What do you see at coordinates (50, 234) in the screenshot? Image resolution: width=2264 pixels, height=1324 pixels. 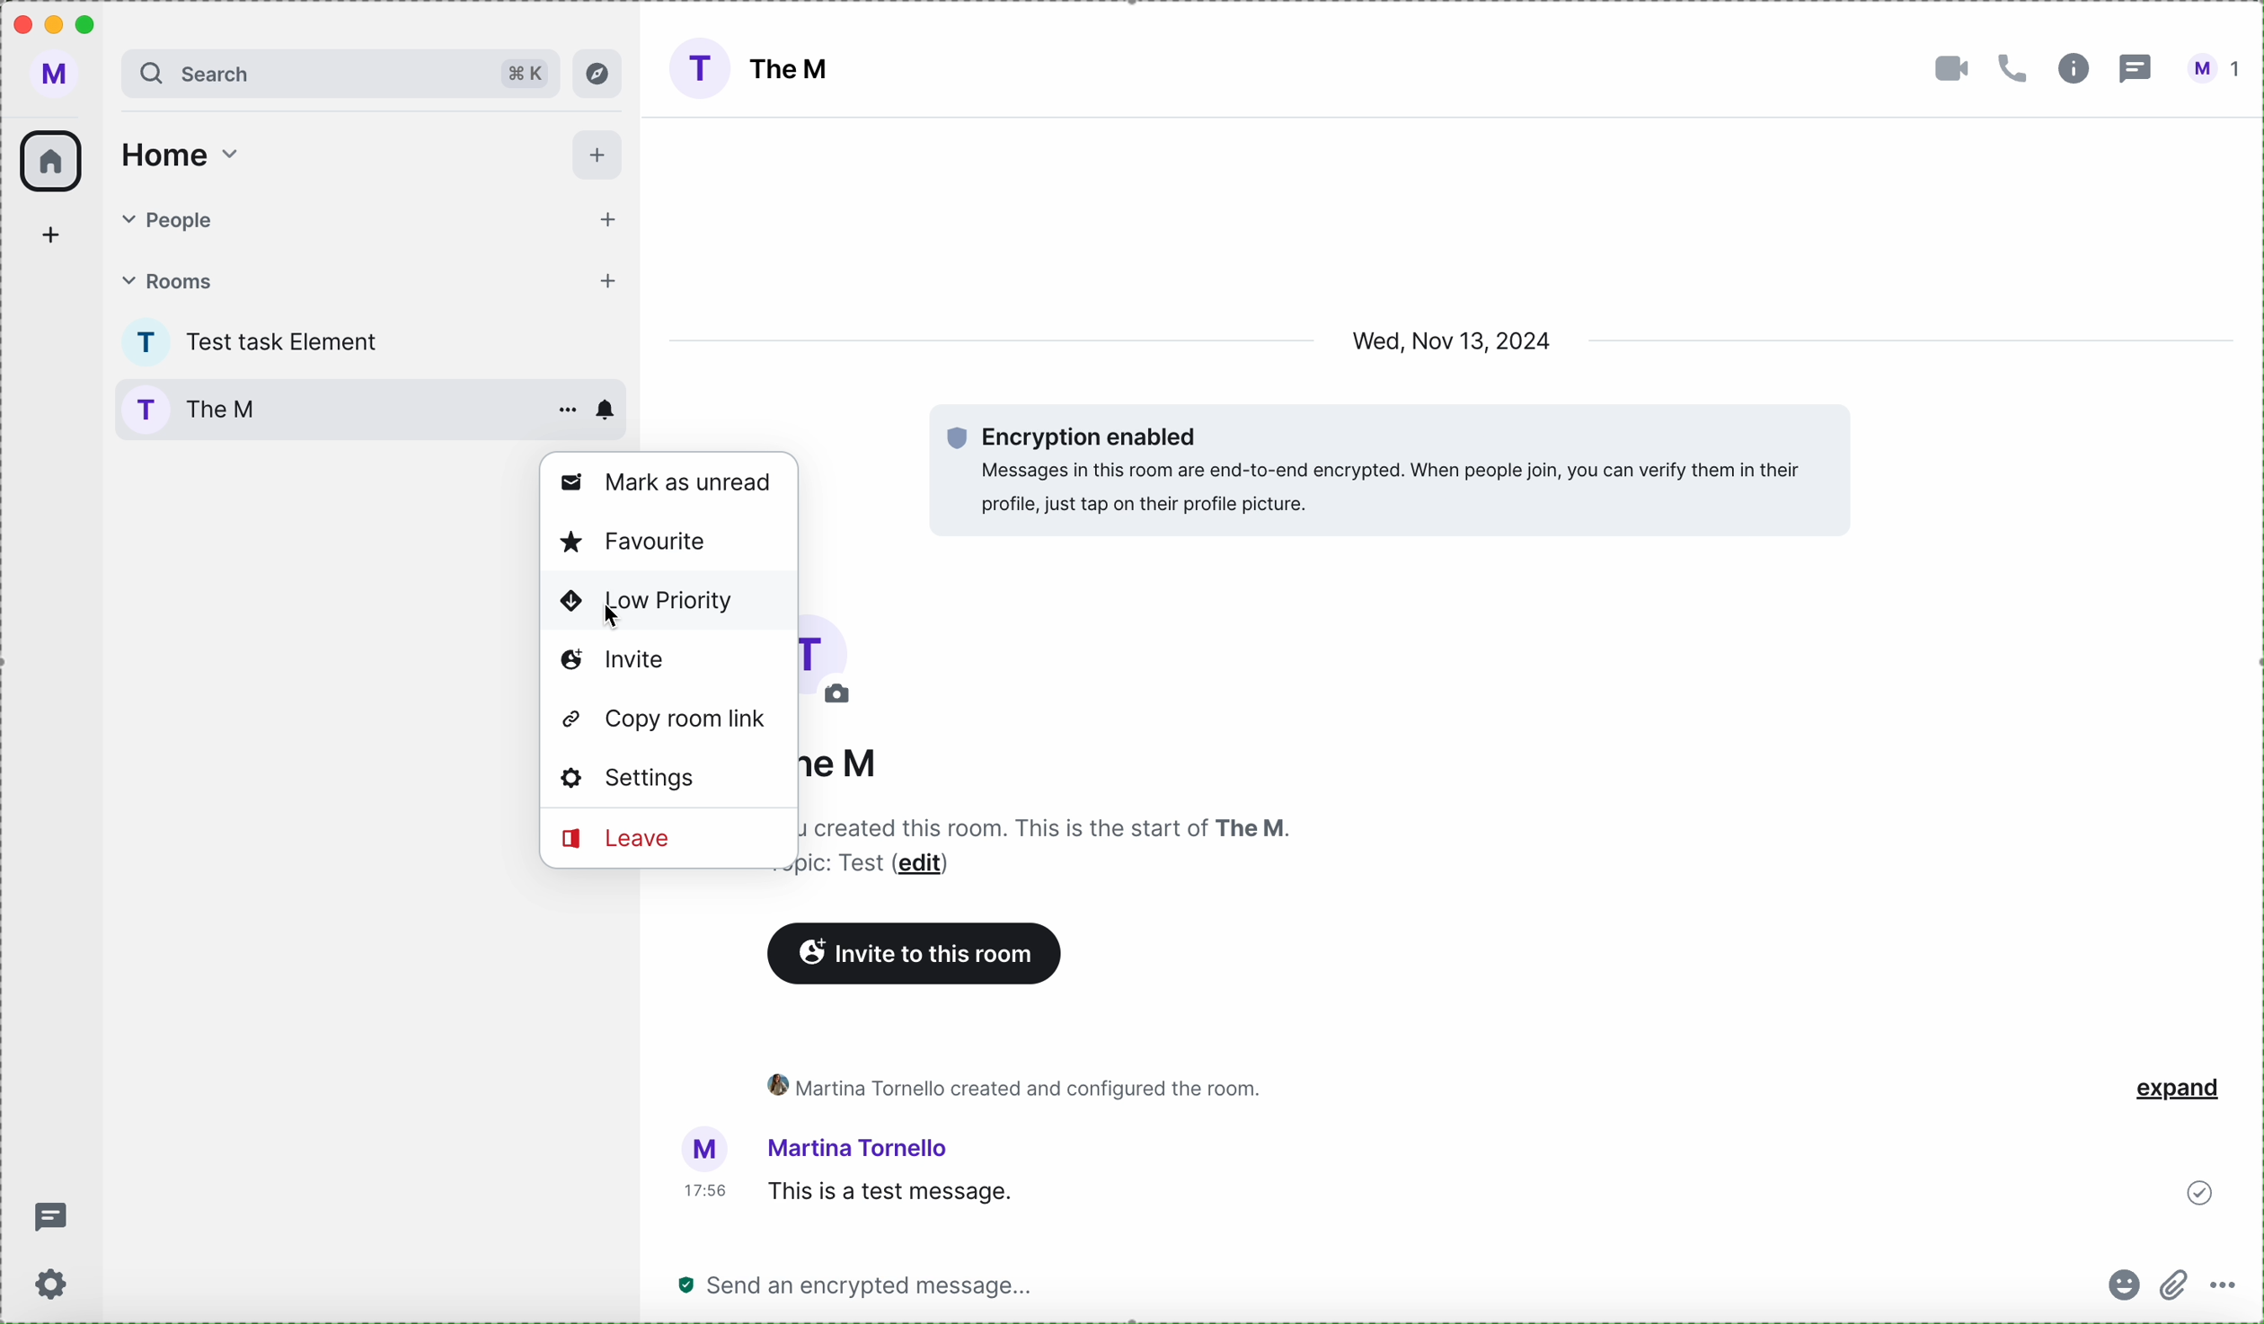 I see `add` at bounding box center [50, 234].